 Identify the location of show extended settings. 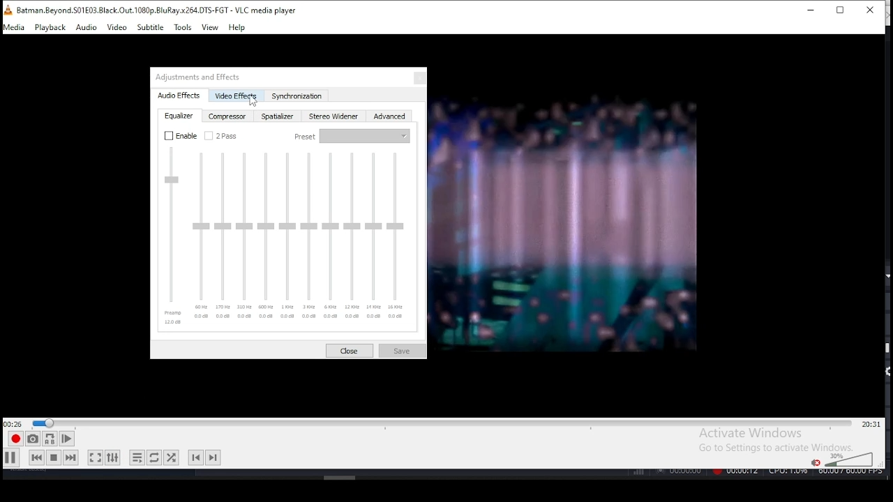
(114, 458).